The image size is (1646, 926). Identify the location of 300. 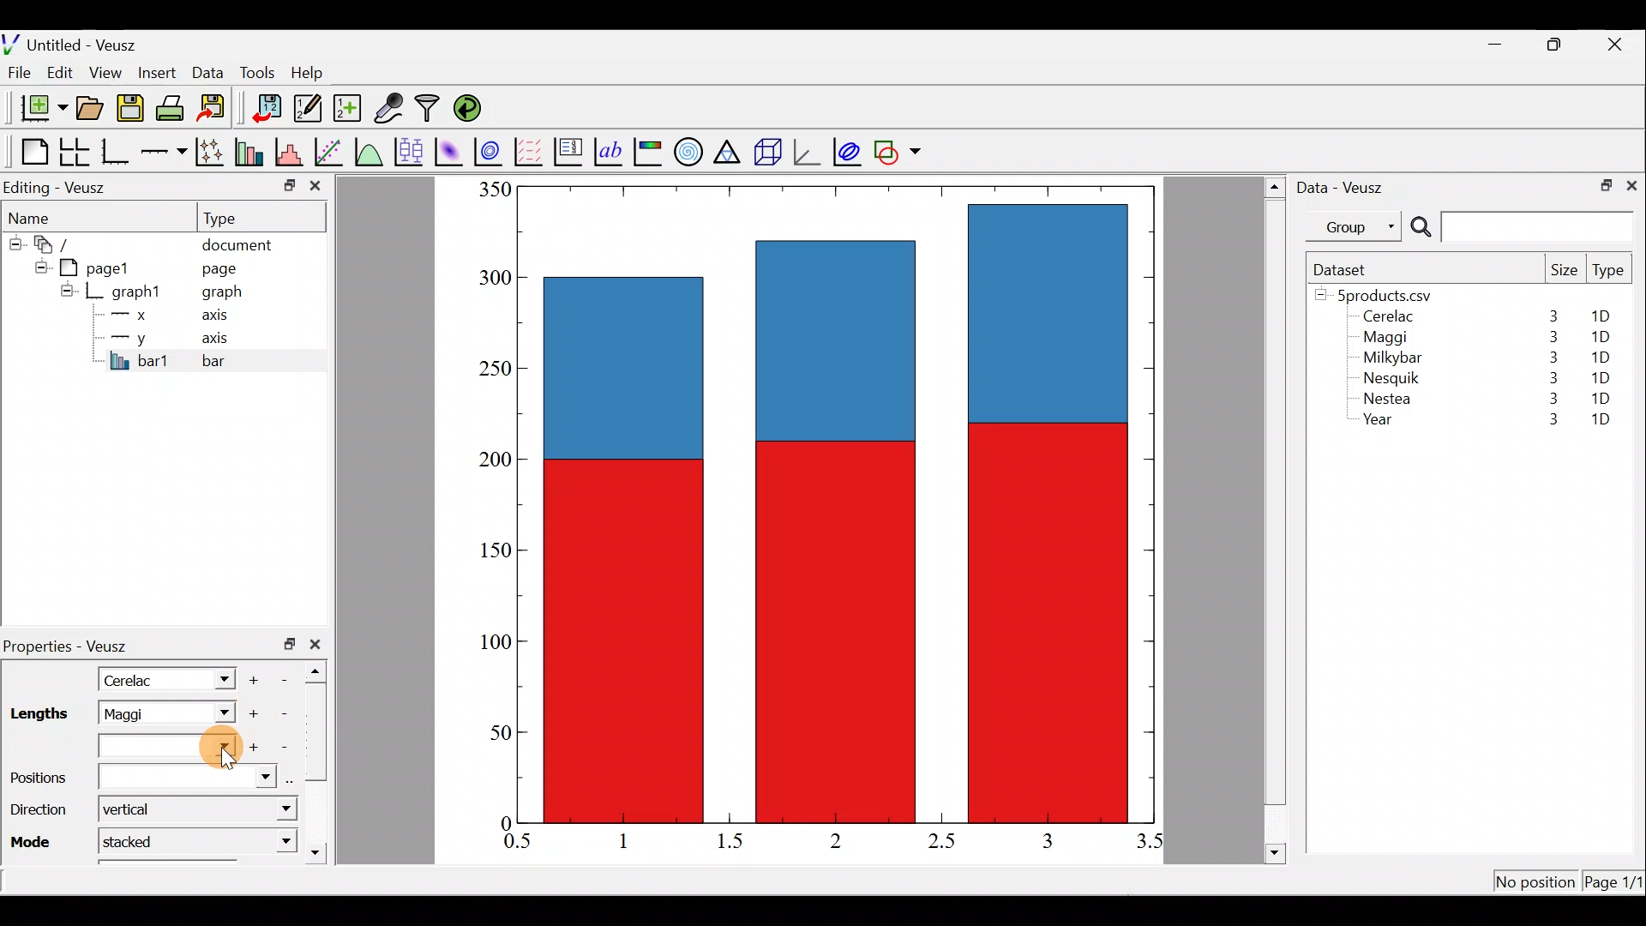
(493, 279).